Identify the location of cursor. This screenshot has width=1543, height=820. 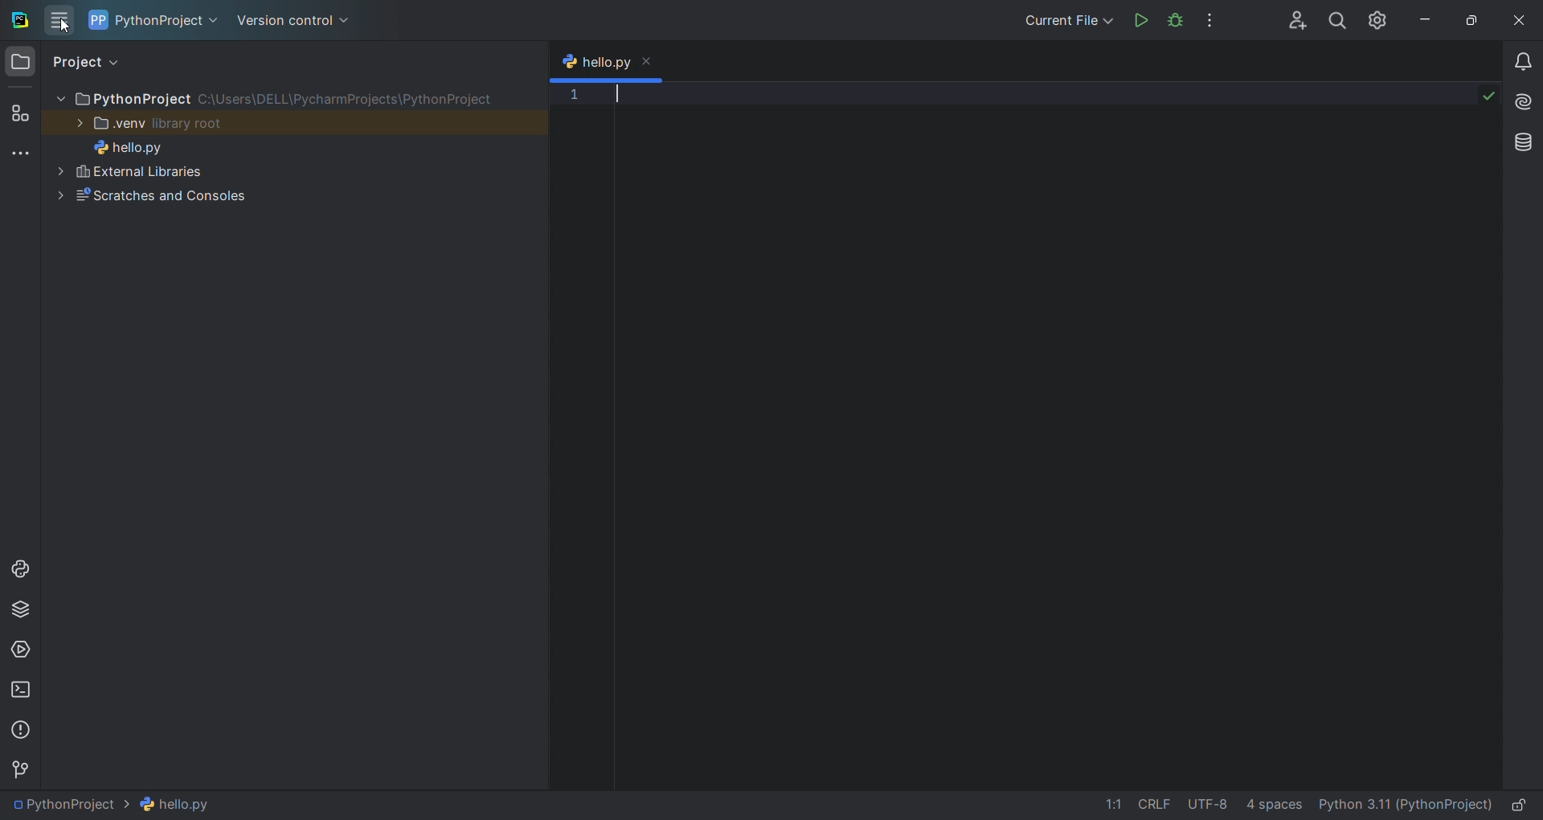
(67, 28).